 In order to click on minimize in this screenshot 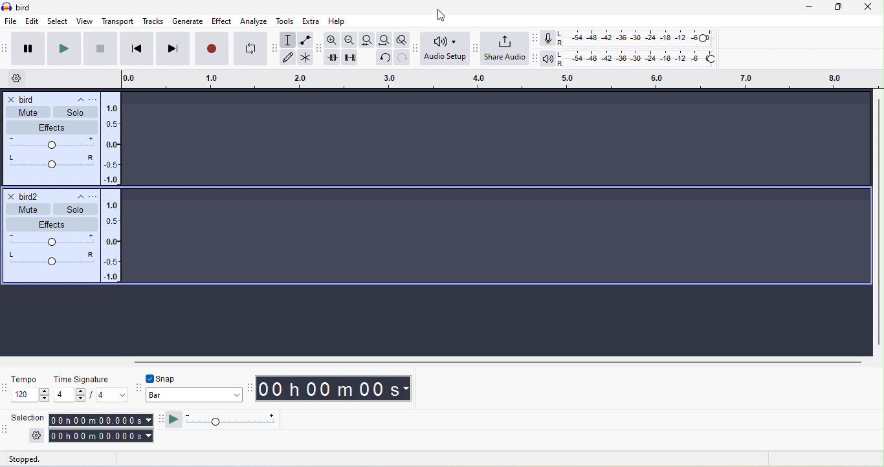, I will do `click(810, 8)`.